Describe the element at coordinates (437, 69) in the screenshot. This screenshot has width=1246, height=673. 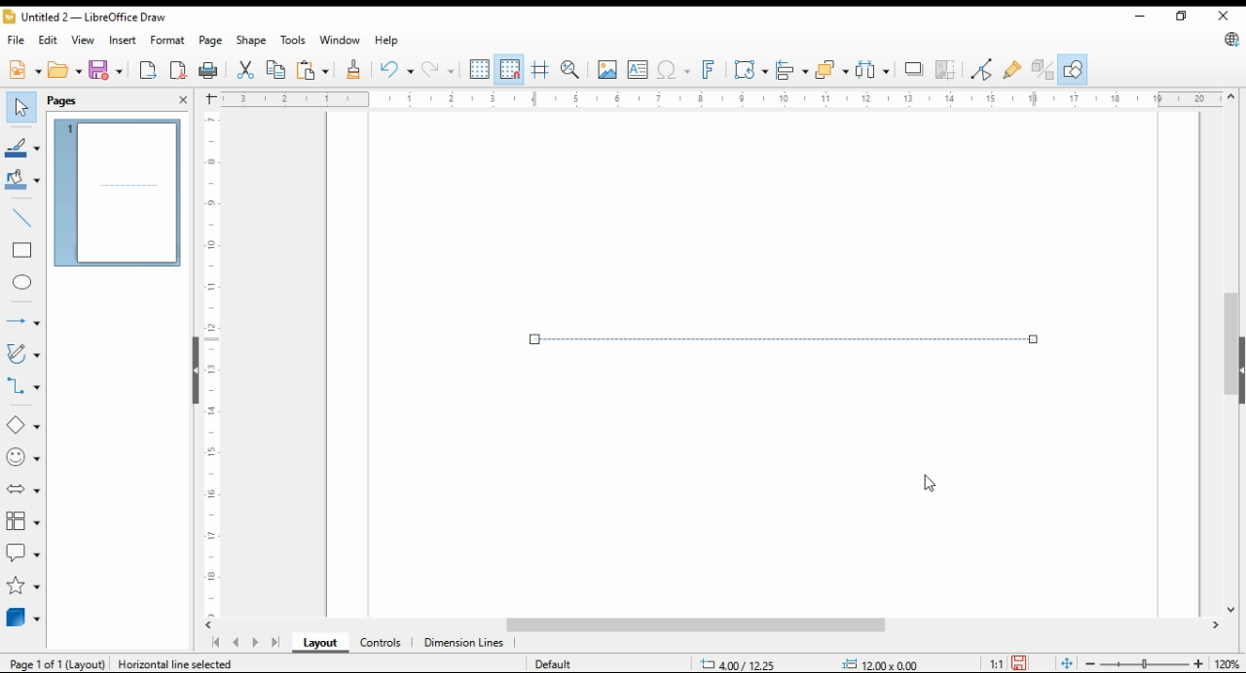
I see `redo` at that location.